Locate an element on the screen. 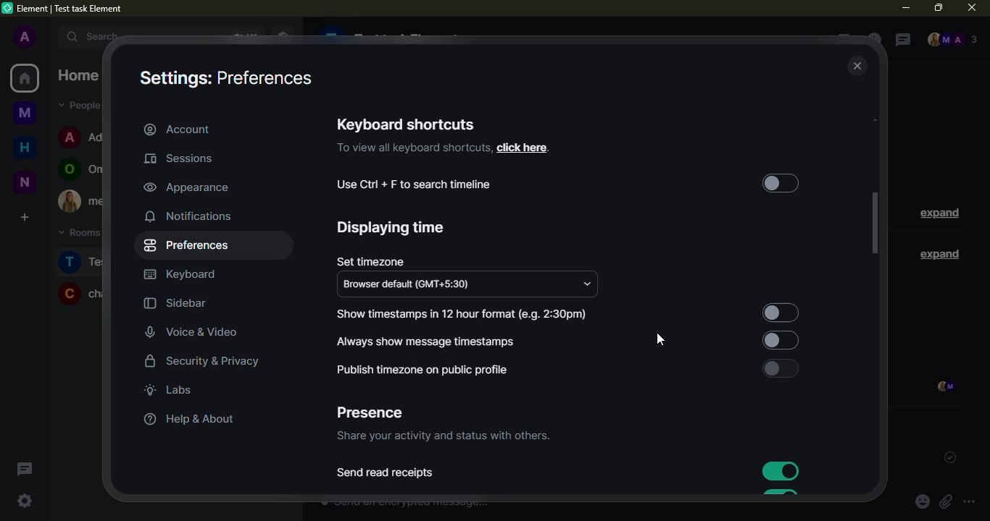  seen is located at coordinates (944, 388).